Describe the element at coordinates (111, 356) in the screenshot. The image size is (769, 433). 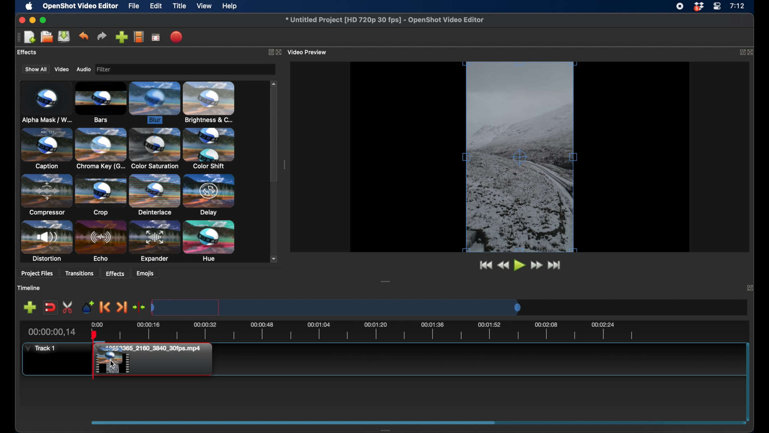
I see `Preview if effect dragged by cursor` at that location.